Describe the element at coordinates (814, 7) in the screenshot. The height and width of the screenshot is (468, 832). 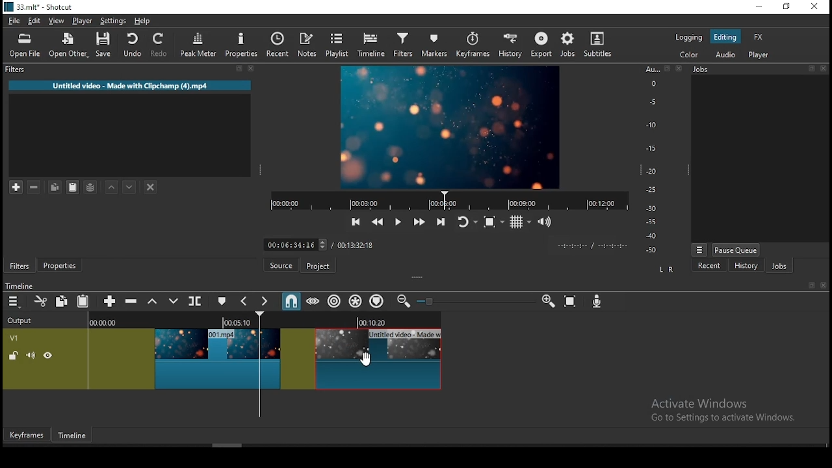
I see `close window` at that location.